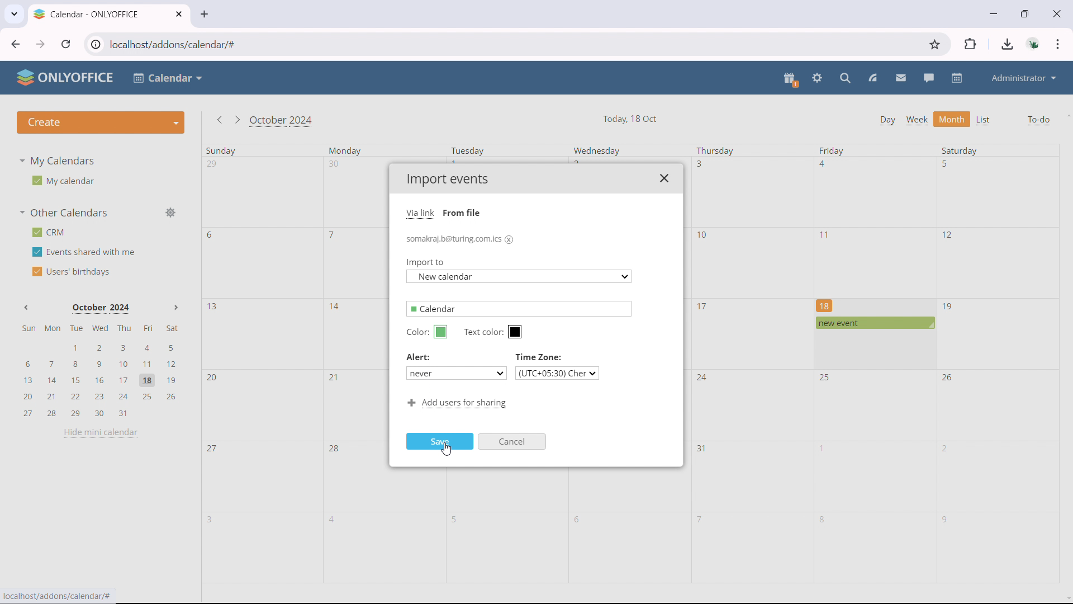 The width and height of the screenshot is (1073, 604). Describe the element at coordinates (430, 332) in the screenshot. I see `Color:` at that location.